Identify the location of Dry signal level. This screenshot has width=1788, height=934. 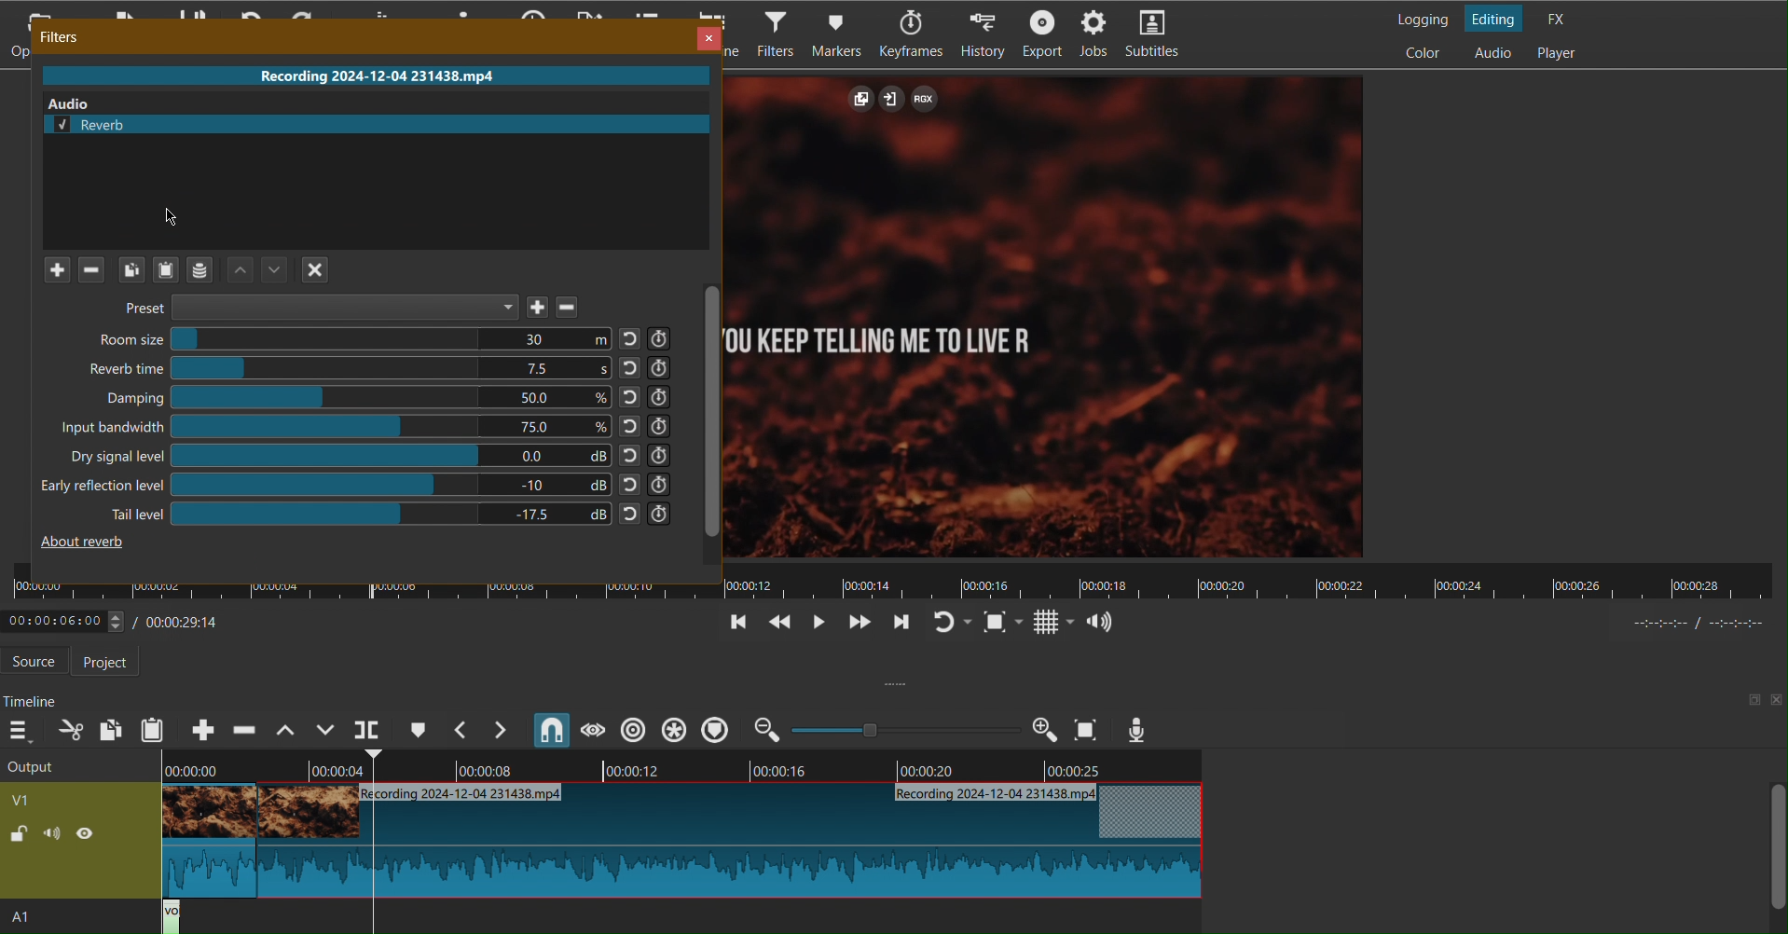
(368, 455).